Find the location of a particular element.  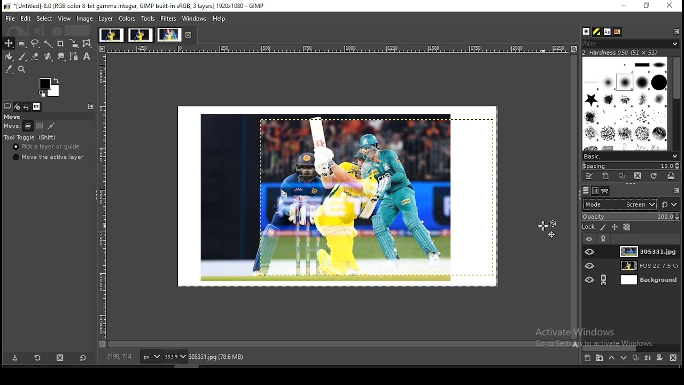

configure this tab is located at coordinates (676, 190).